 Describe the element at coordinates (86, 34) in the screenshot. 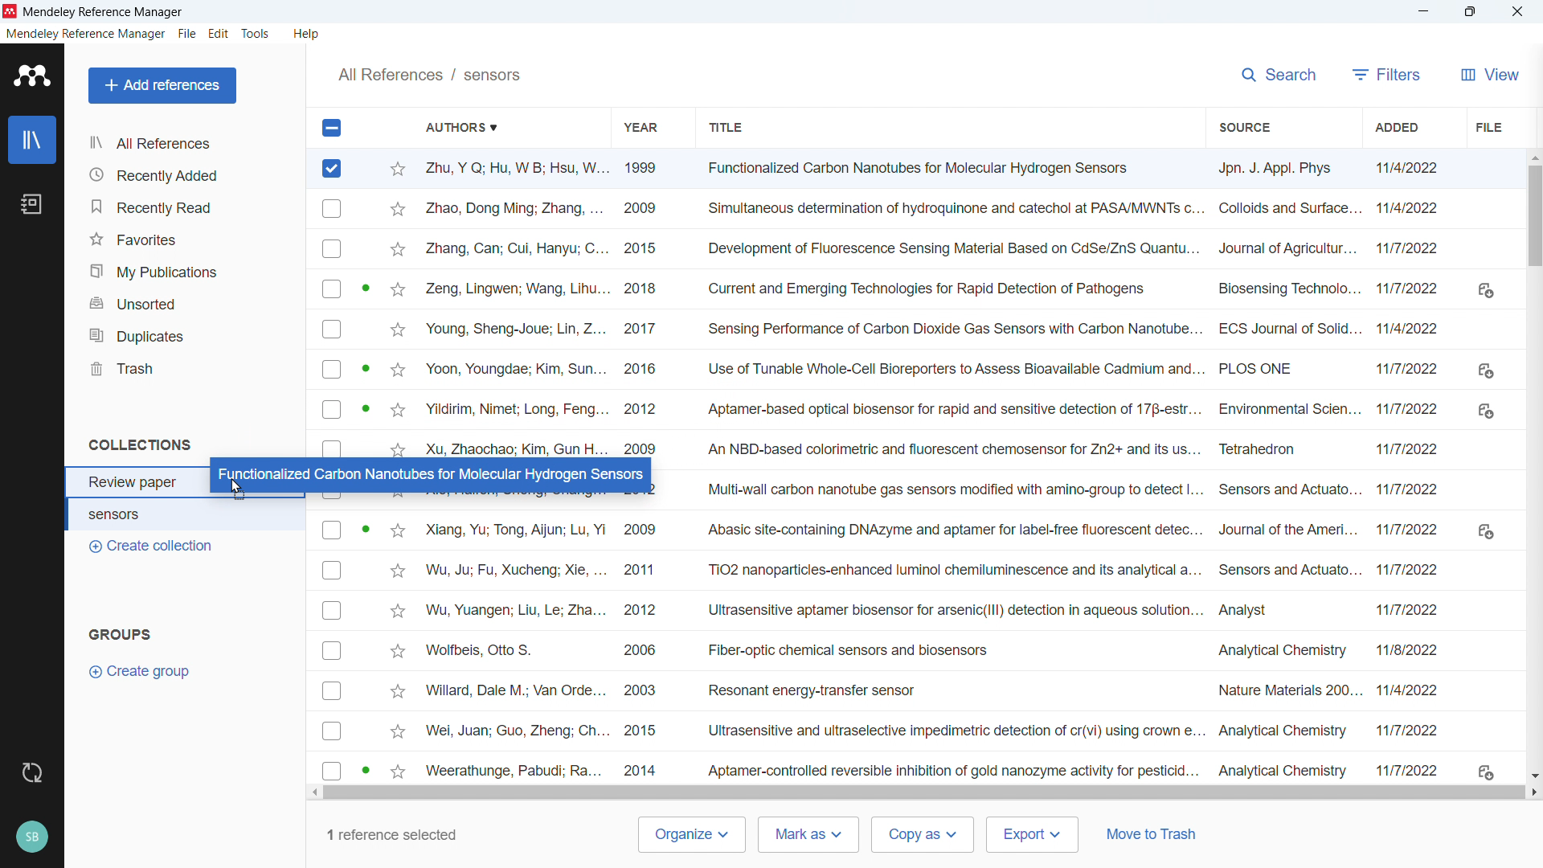

I see `Mendeley reference manager ` at that location.